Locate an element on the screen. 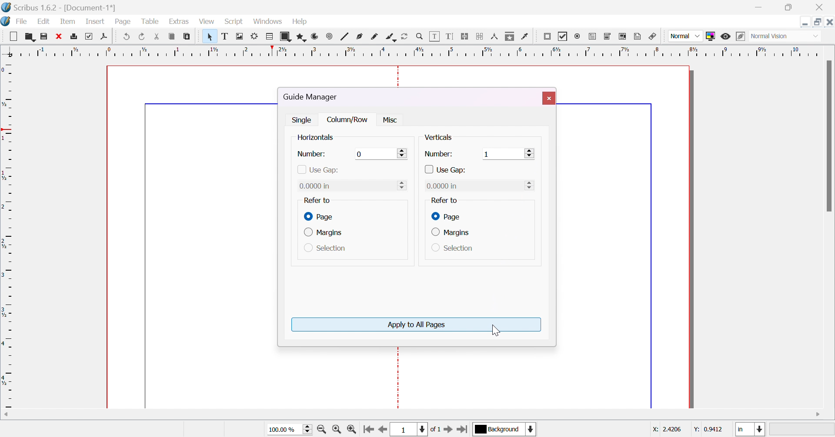 The height and width of the screenshot is (437, 835). Select visual appearance of display is located at coordinates (785, 37).